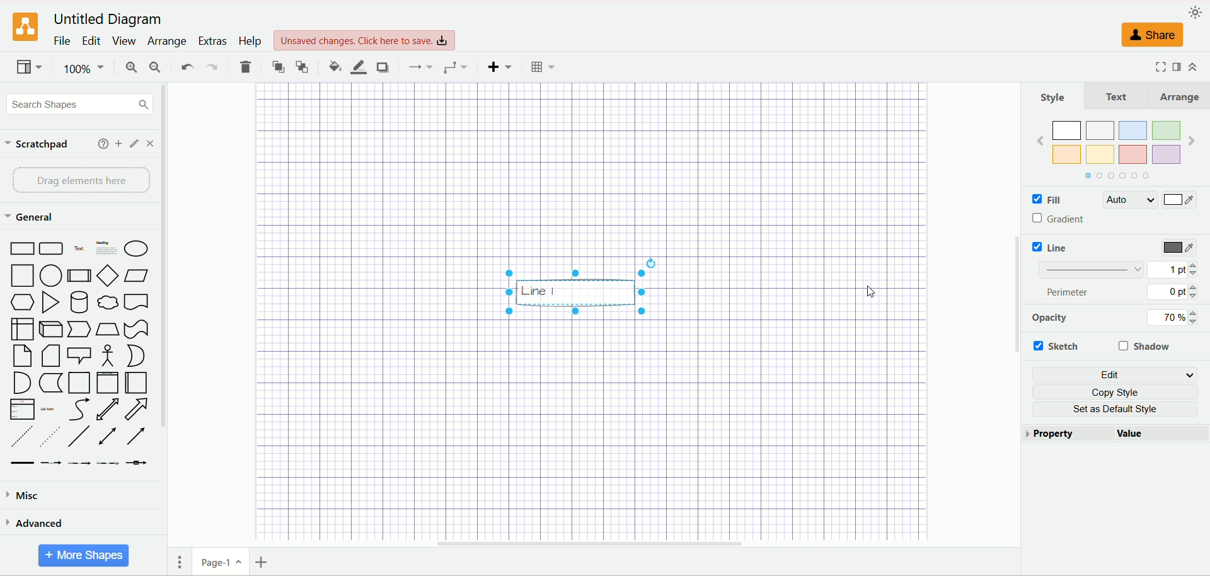 This screenshot has height=576, width=1210. I want to click on Gradient, so click(1067, 217).